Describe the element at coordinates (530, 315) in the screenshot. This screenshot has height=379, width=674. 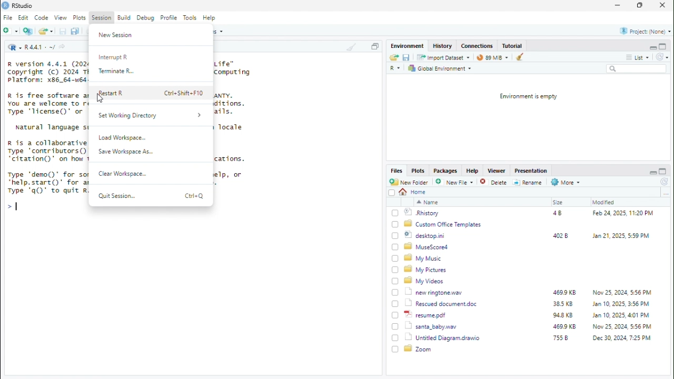
I see `resme.pdf 94.8KB Jan 10, 2025, 401 PM` at that location.